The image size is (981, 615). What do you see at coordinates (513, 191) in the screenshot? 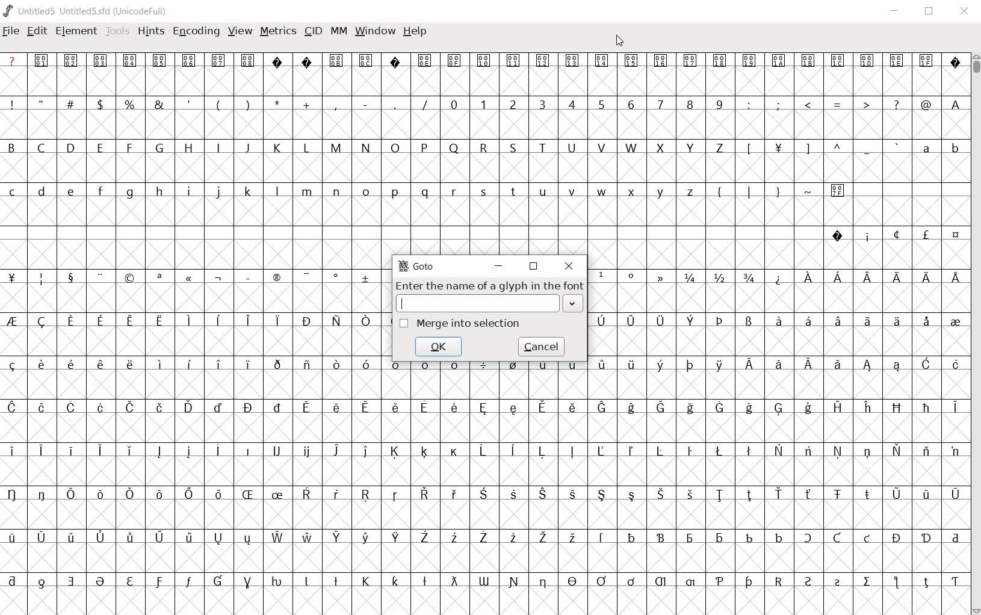
I see `t` at bounding box center [513, 191].